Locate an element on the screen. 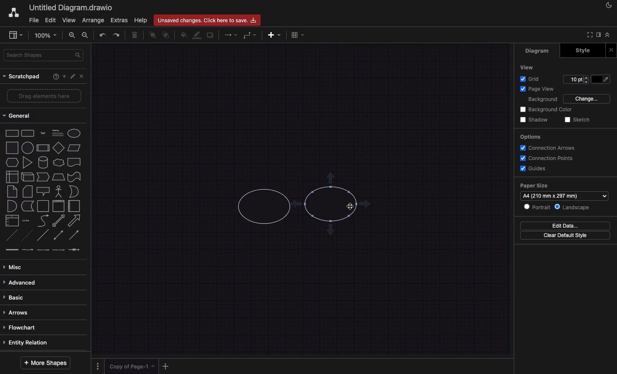  sketch is located at coordinates (578, 119).